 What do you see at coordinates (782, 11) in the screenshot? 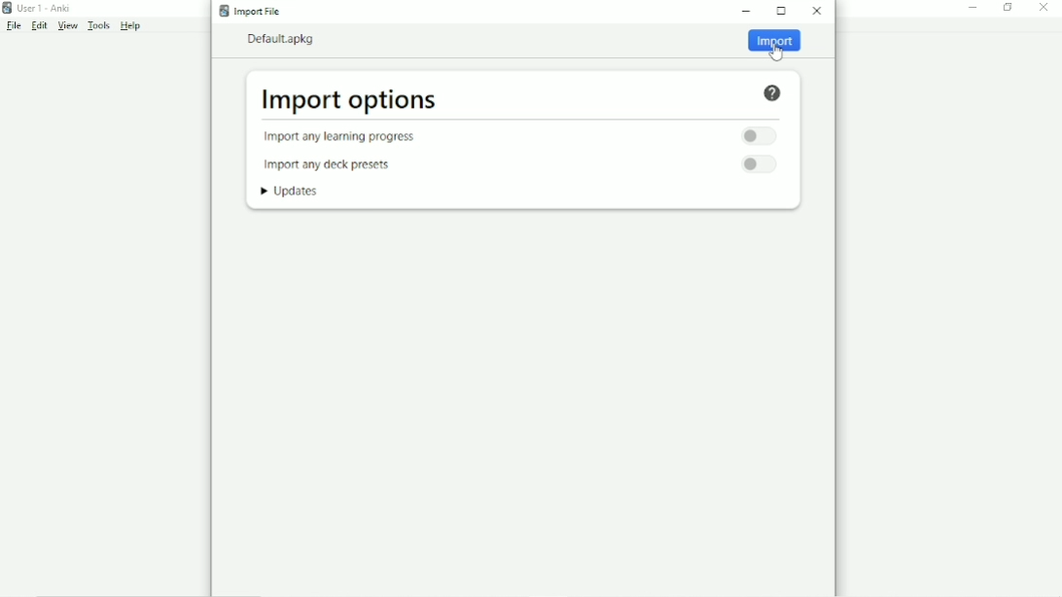
I see `Maximize` at bounding box center [782, 11].